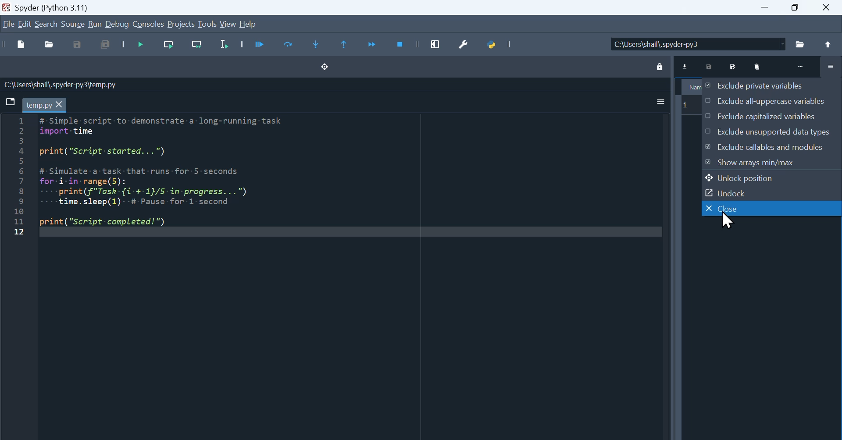 This screenshot has width=842, height=440. Describe the element at coordinates (117, 23) in the screenshot. I see `Debug` at that location.